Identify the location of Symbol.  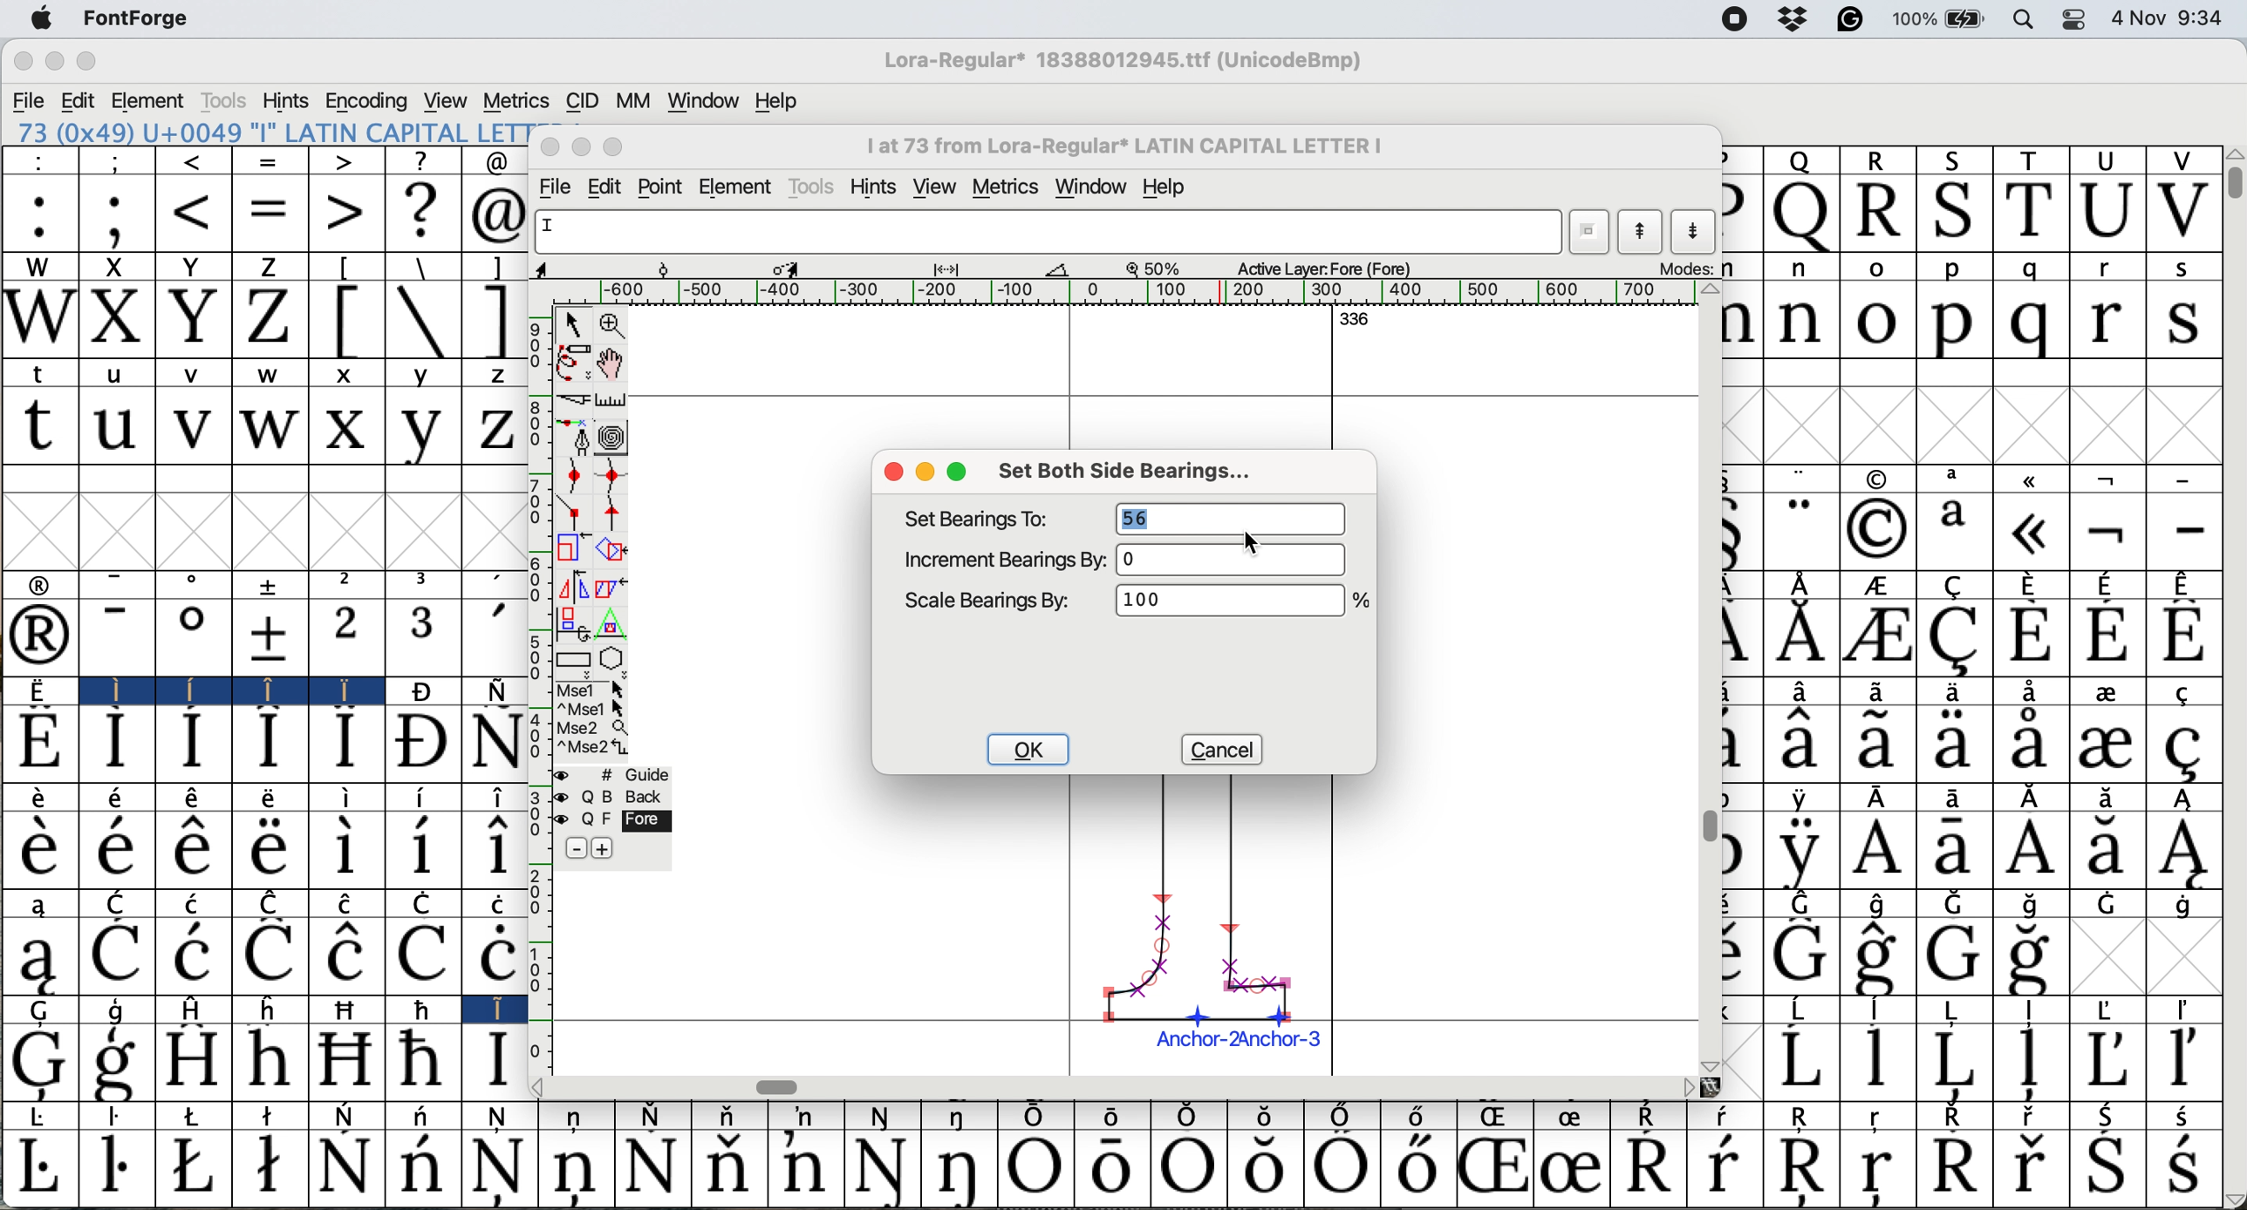
(35, 1062).